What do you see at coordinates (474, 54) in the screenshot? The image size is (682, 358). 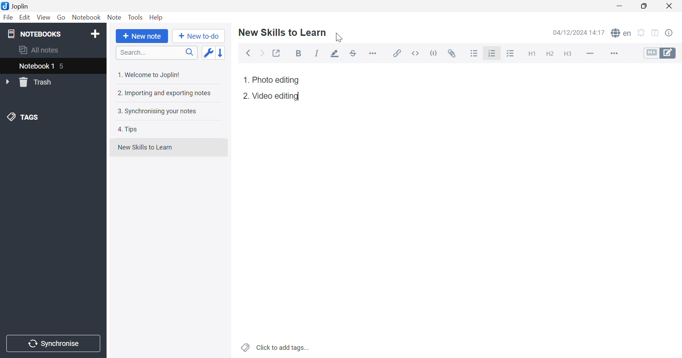 I see `Bullet list` at bounding box center [474, 54].